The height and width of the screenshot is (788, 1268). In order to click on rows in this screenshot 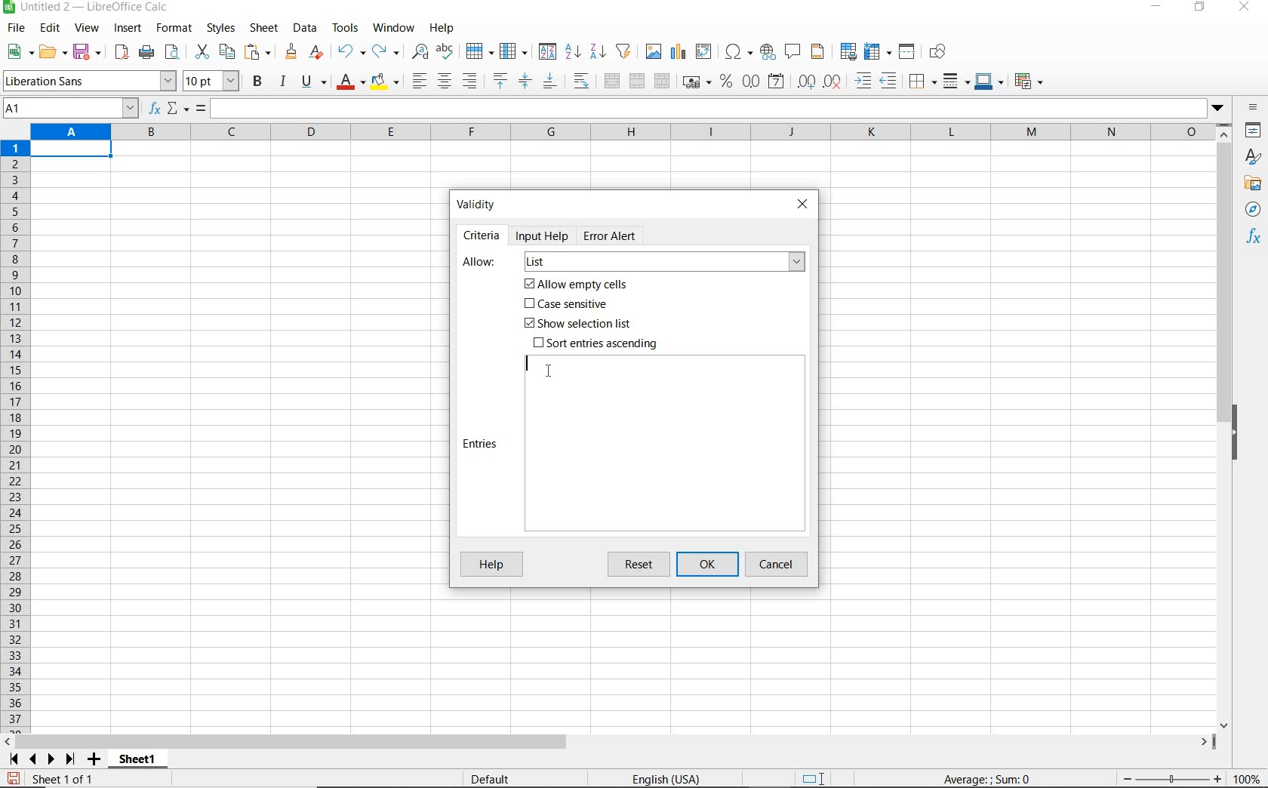, I will do `click(16, 437)`.